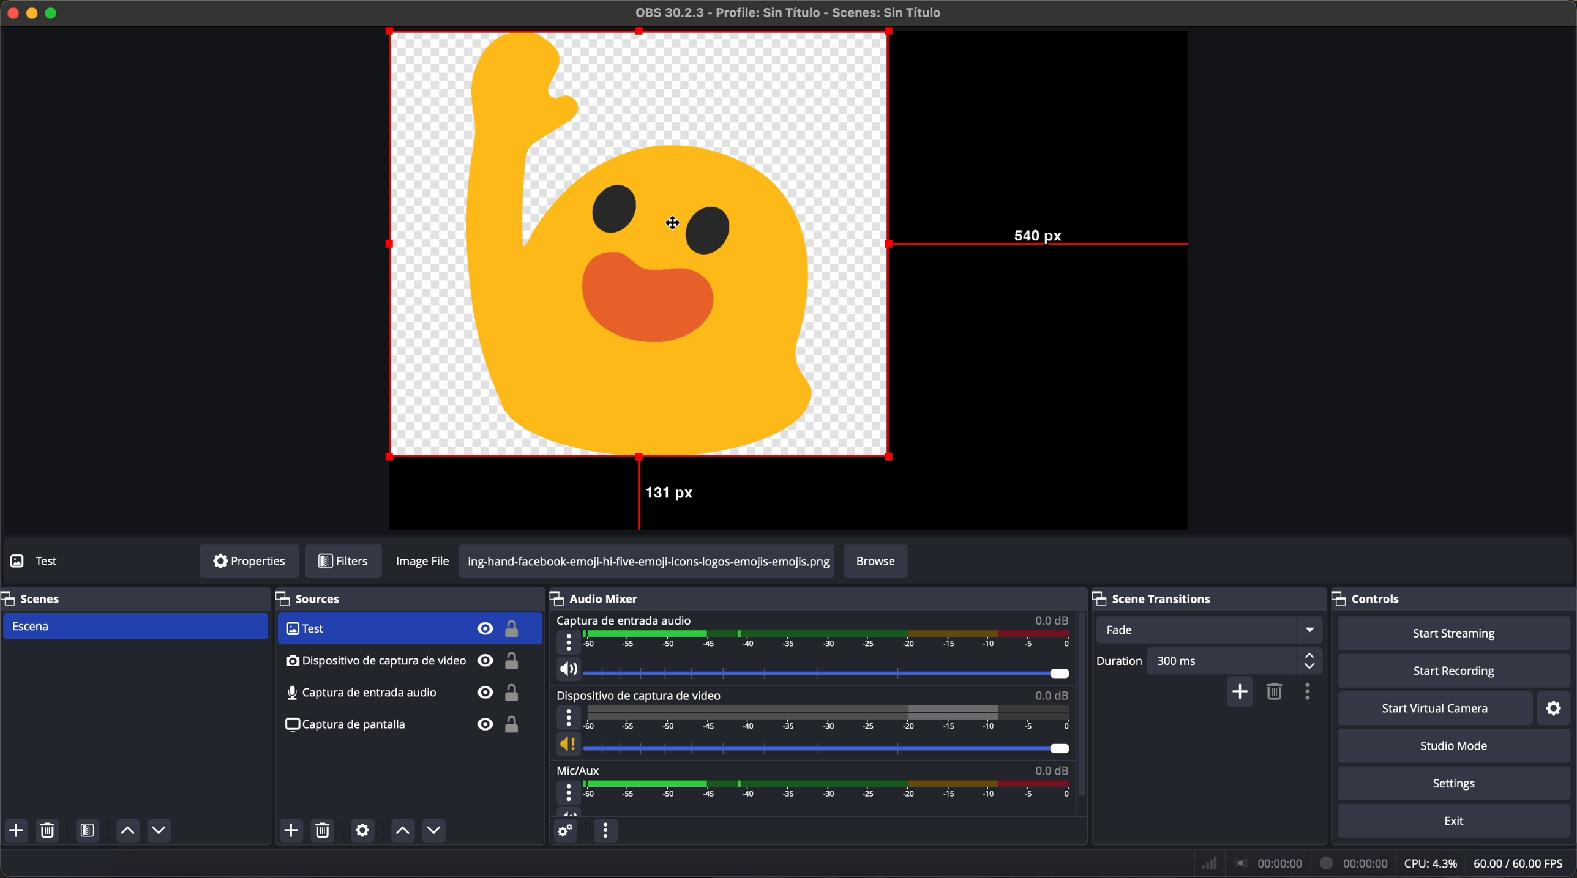  I want to click on move source down, so click(431, 831).